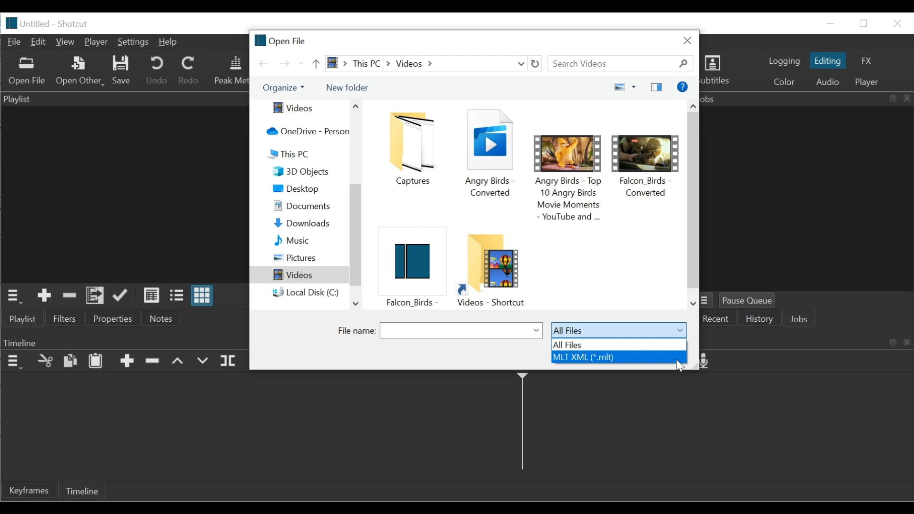  Describe the element at coordinates (623, 64) in the screenshot. I see `Search` at that location.